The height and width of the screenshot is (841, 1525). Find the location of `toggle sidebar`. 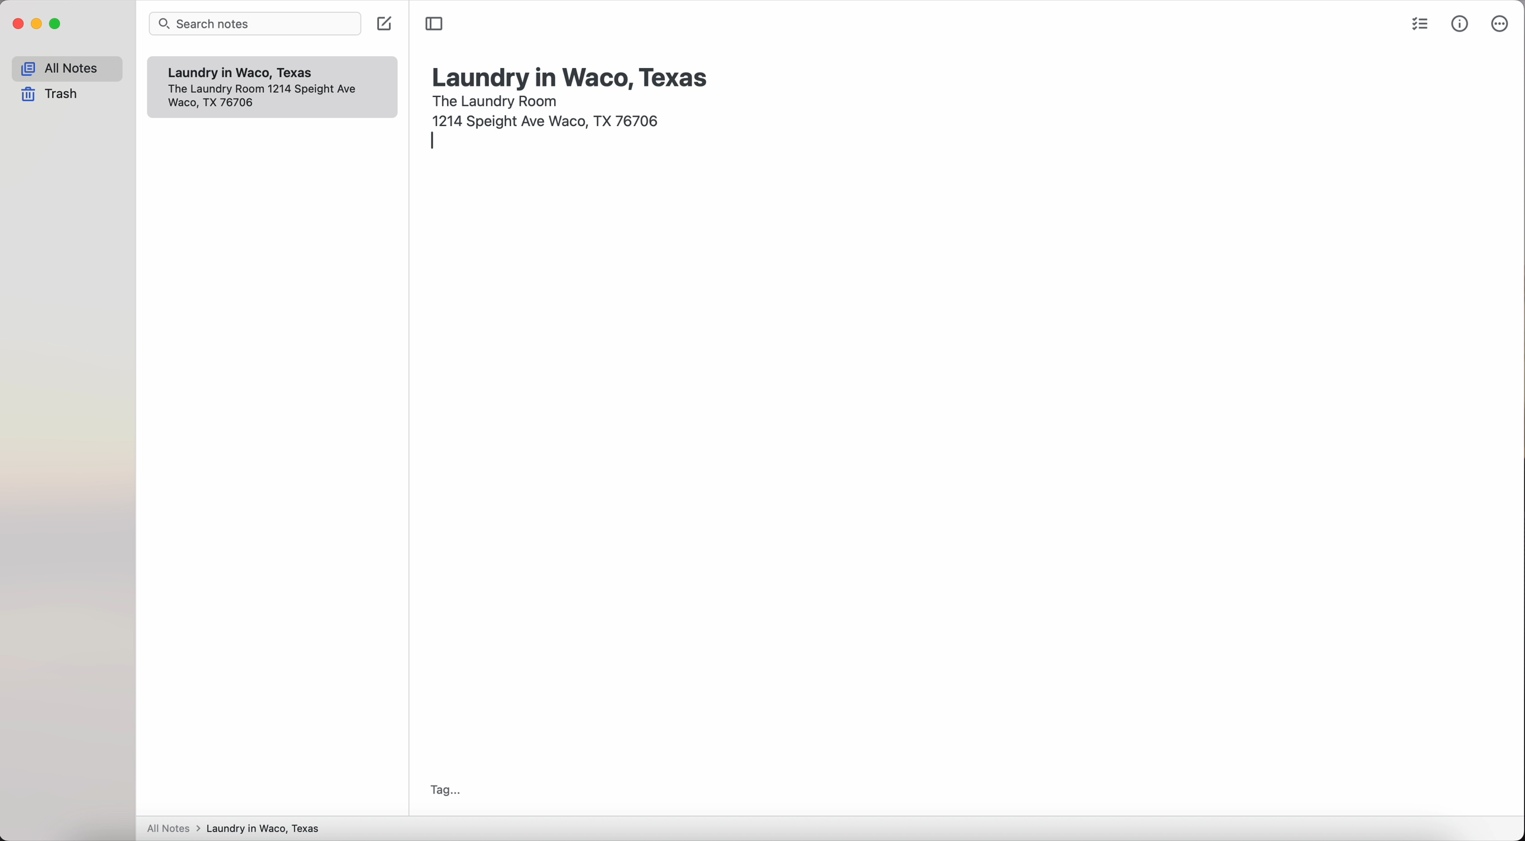

toggle sidebar is located at coordinates (435, 24).